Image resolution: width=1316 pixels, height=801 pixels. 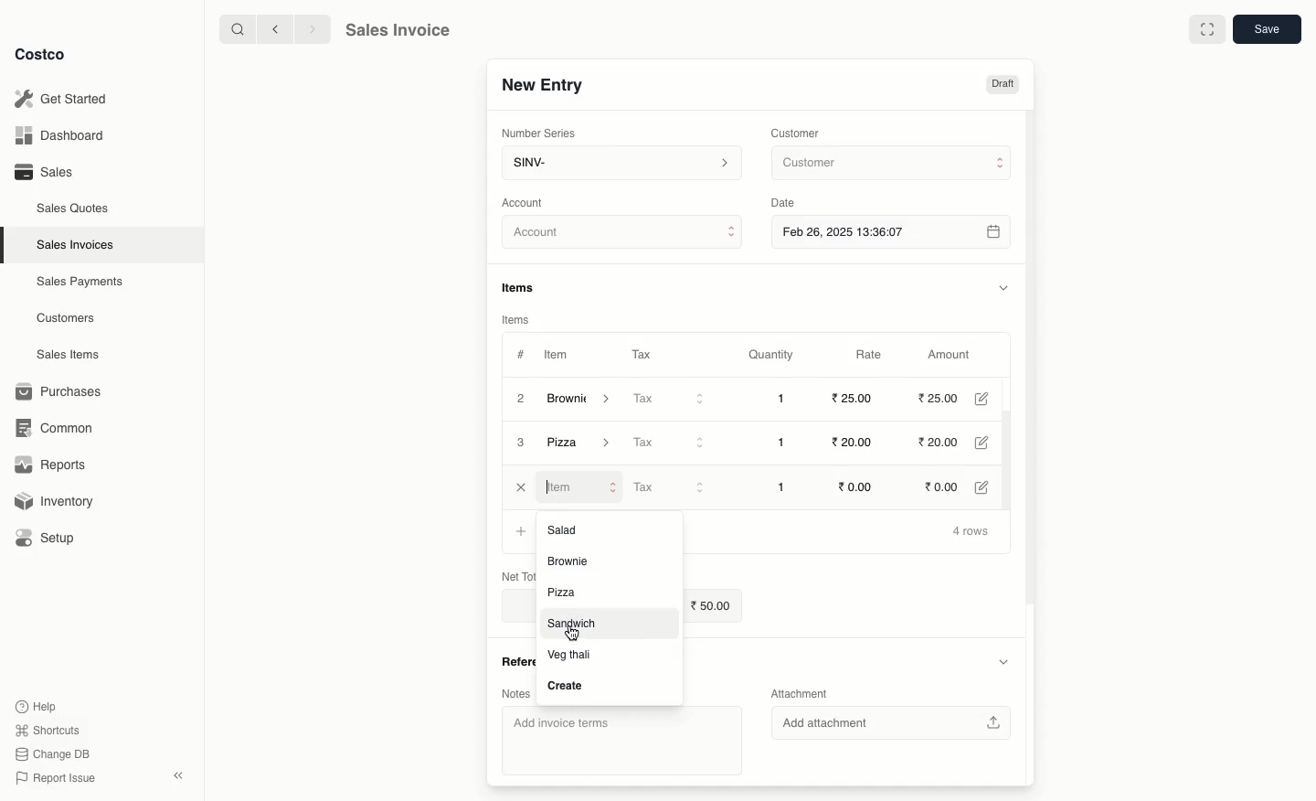 What do you see at coordinates (893, 231) in the screenshot?
I see `Feb 26, 2025 13:36:07` at bounding box center [893, 231].